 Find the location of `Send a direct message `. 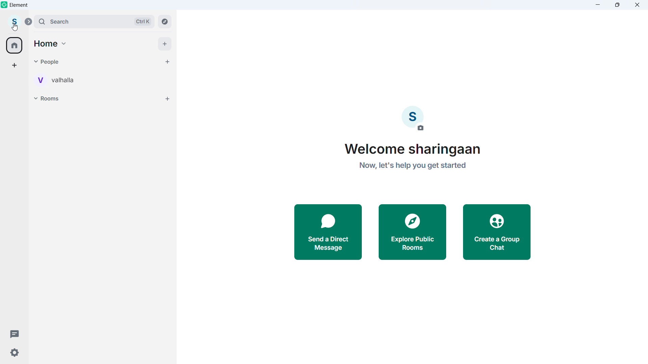

Send a direct message  is located at coordinates (329, 233).